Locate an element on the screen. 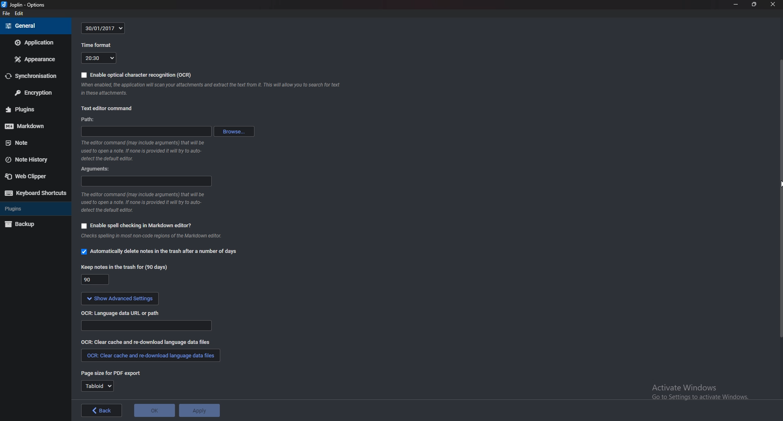  info is located at coordinates (147, 203).